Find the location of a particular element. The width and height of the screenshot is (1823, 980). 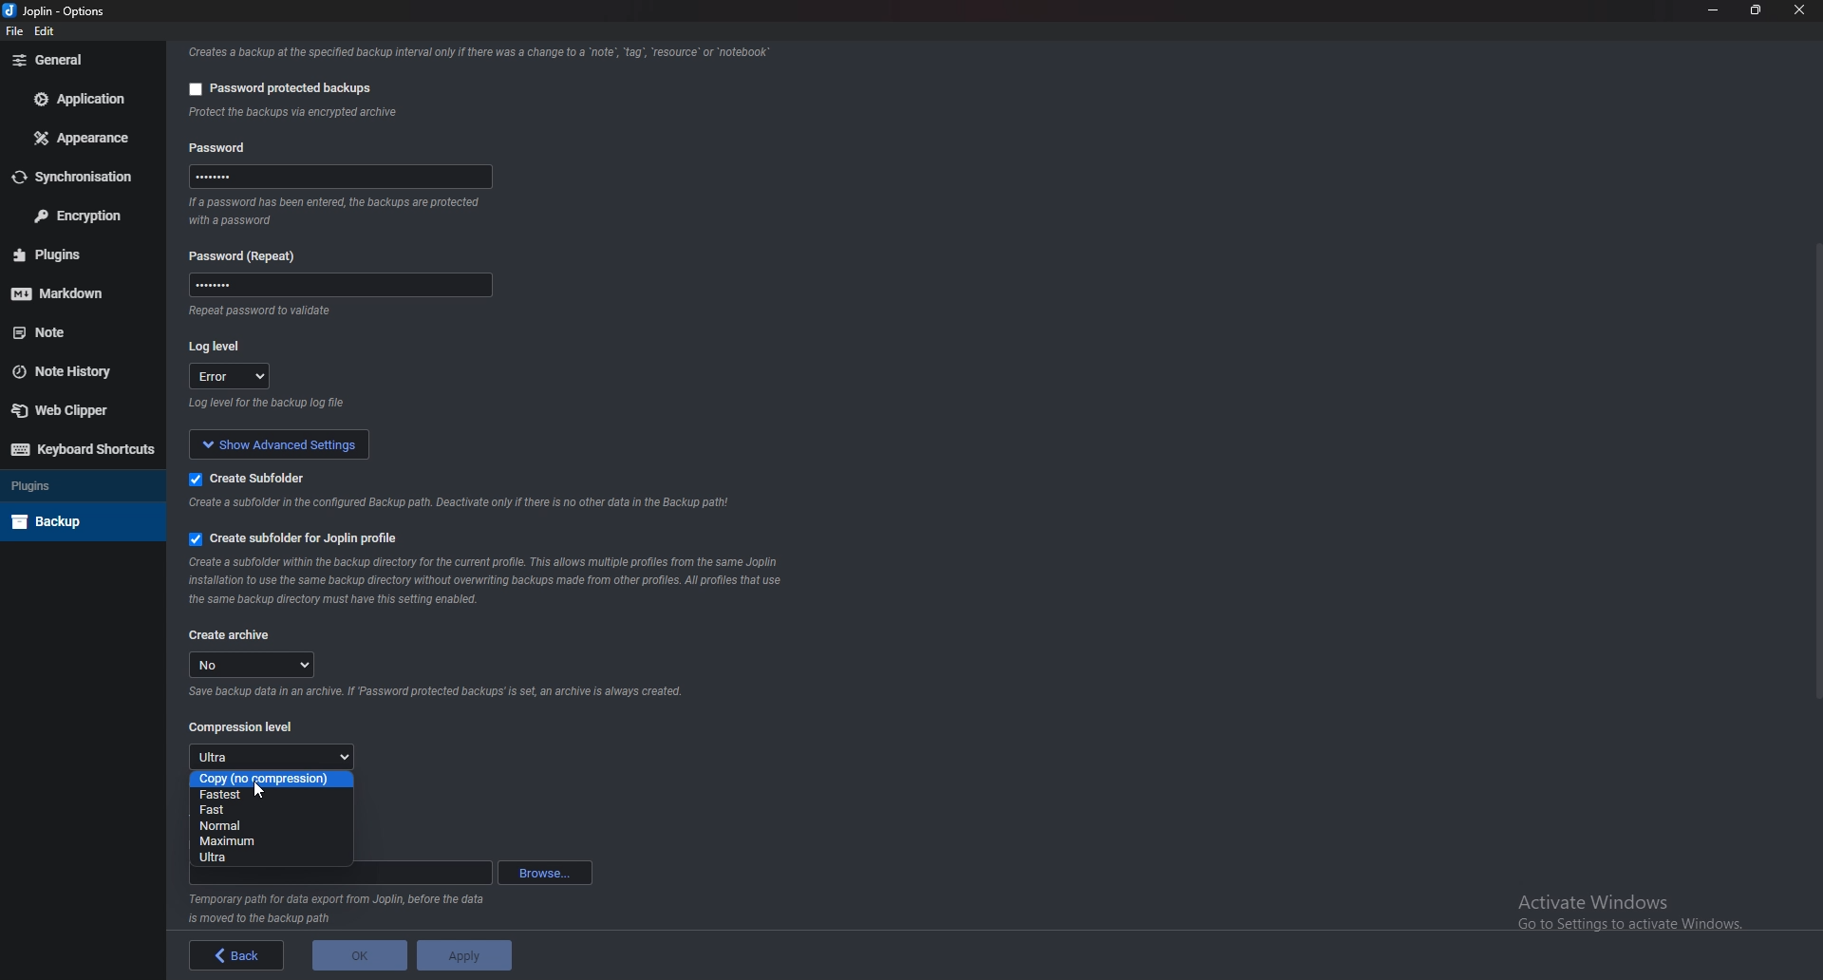

Web clipper is located at coordinates (71, 409).